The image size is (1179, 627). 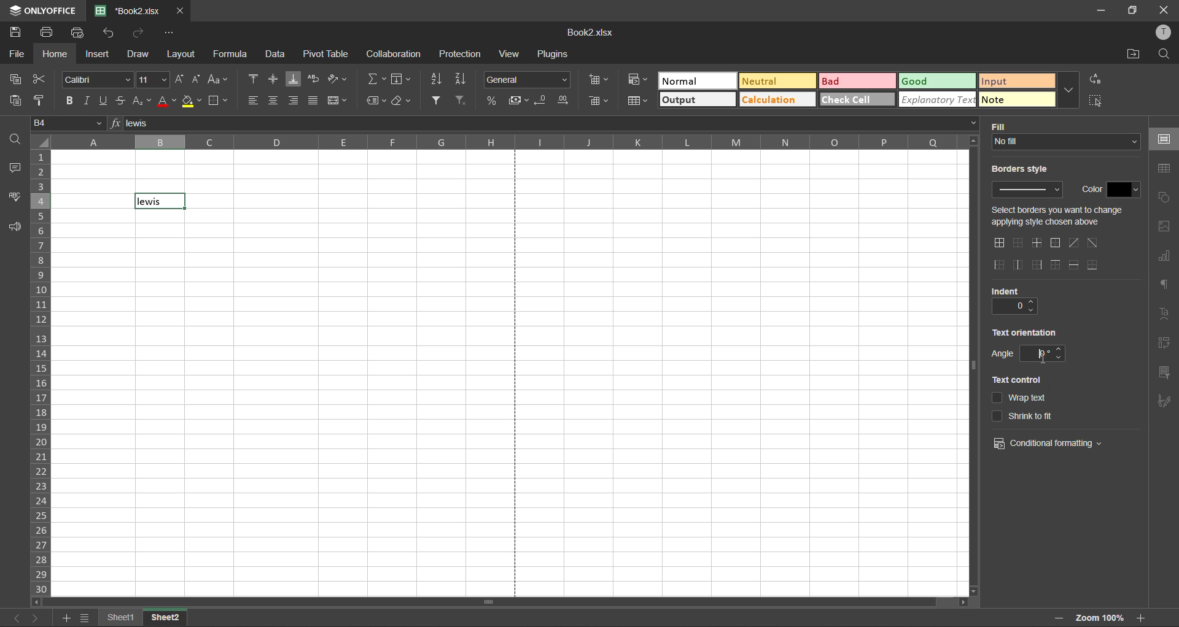 I want to click on formula bar, so click(x=551, y=125).